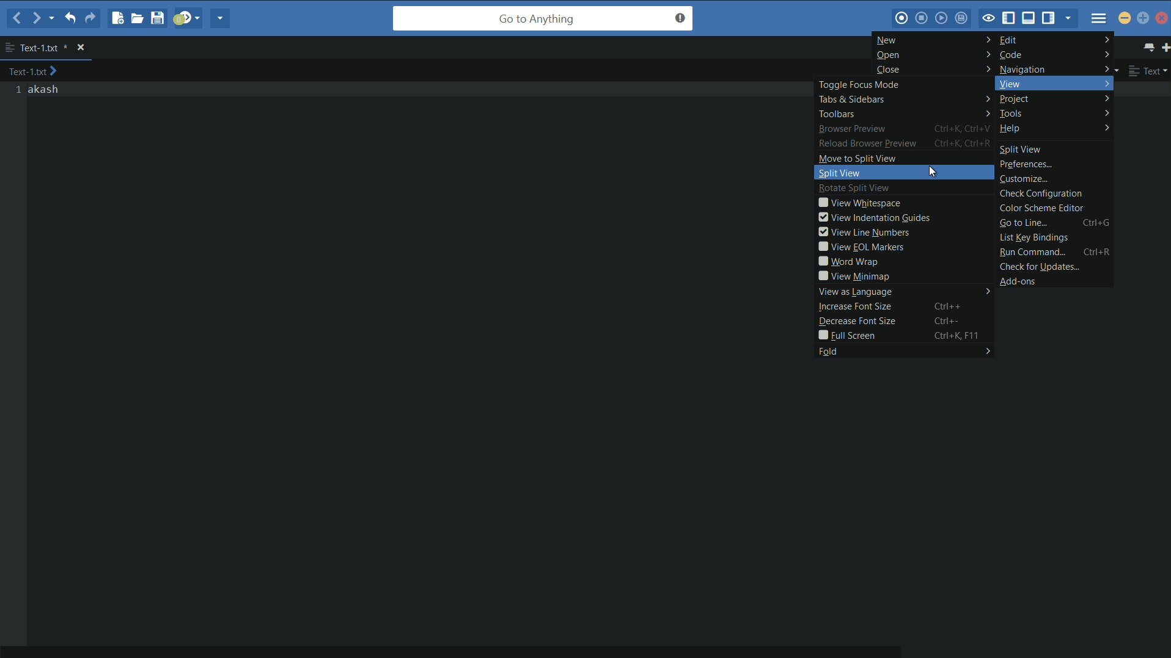 Image resolution: width=1171 pixels, height=658 pixels. What do you see at coordinates (1054, 238) in the screenshot?
I see `list key bindings` at bounding box center [1054, 238].